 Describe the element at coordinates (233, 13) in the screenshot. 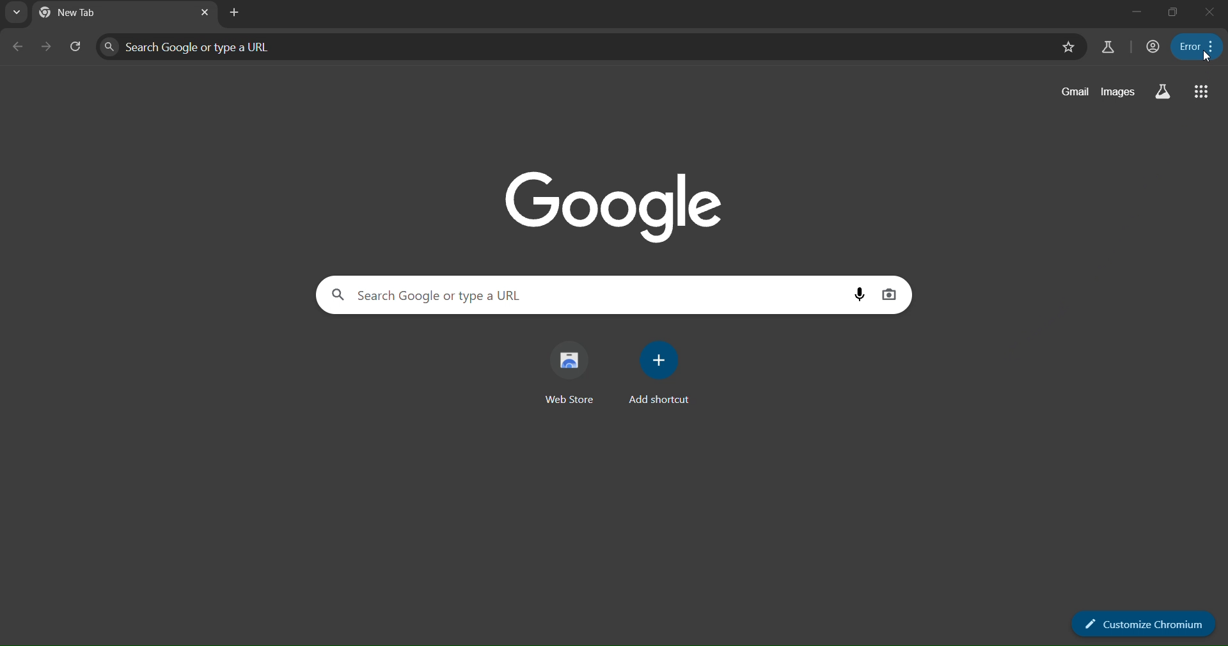

I see `new tab` at that location.